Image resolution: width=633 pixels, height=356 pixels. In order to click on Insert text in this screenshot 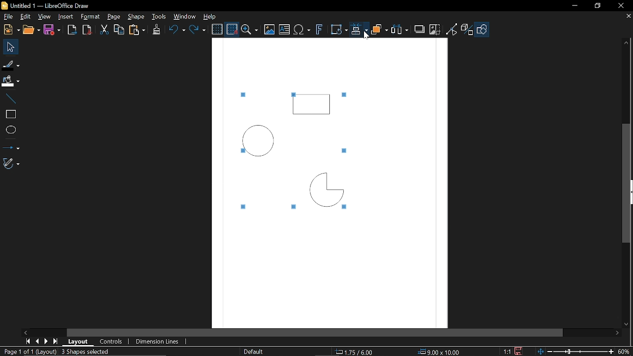, I will do `click(302, 30)`.